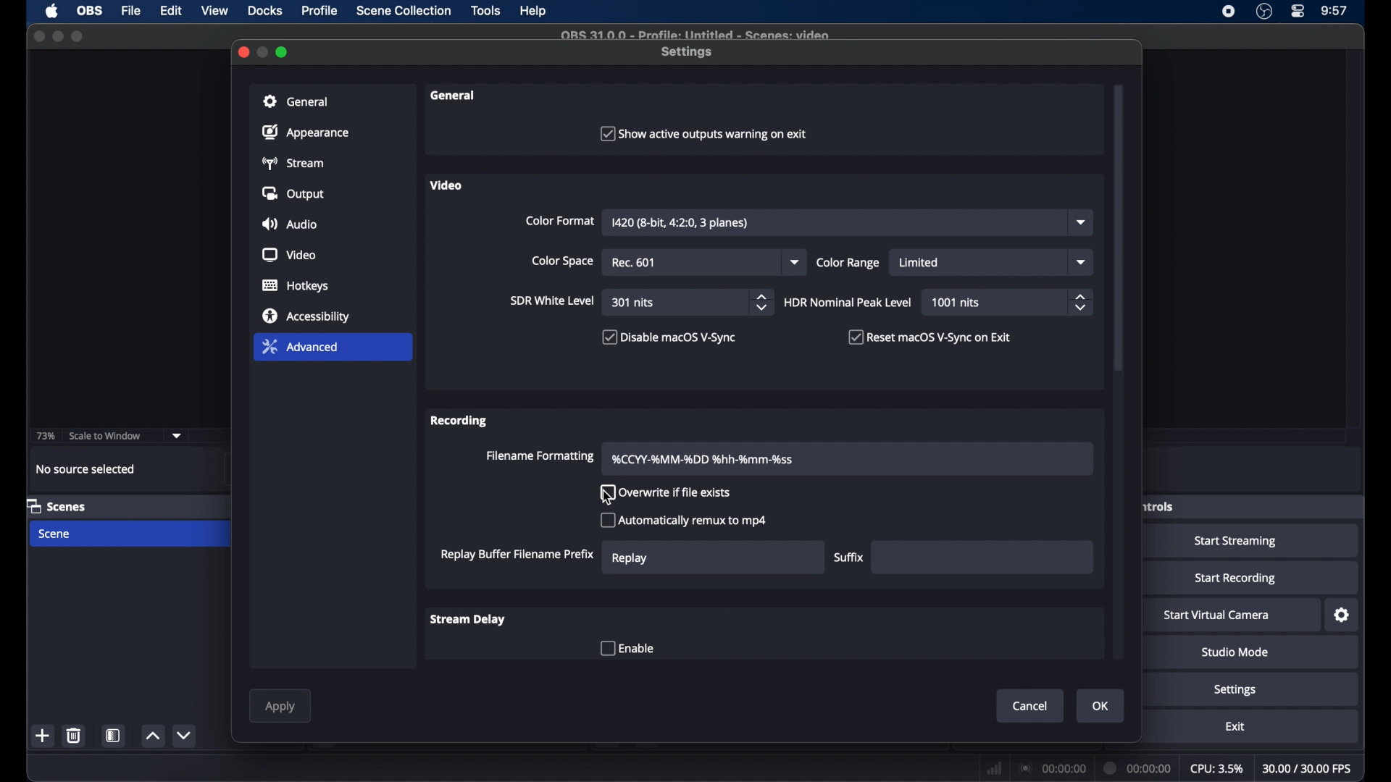 Image resolution: width=1391 pixels, height=782 pixels. What do you see at coordinates (919, 263) in the screenshot?
I see `limited` at bounding box center [919, 263].